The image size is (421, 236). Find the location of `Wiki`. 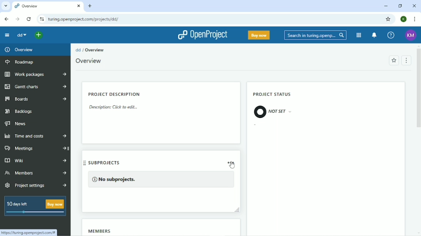

Wiki is located at coordinates (35, 160).